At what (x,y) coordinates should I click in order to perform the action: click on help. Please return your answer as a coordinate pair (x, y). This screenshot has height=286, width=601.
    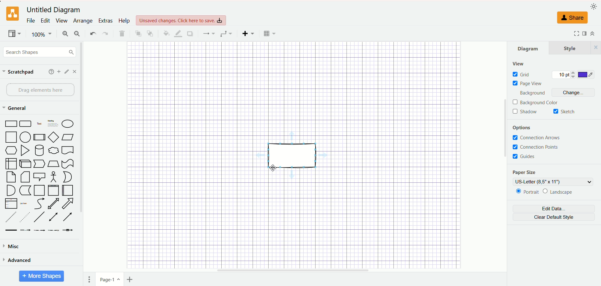
    Looking at the image, I should click on (49, 71).